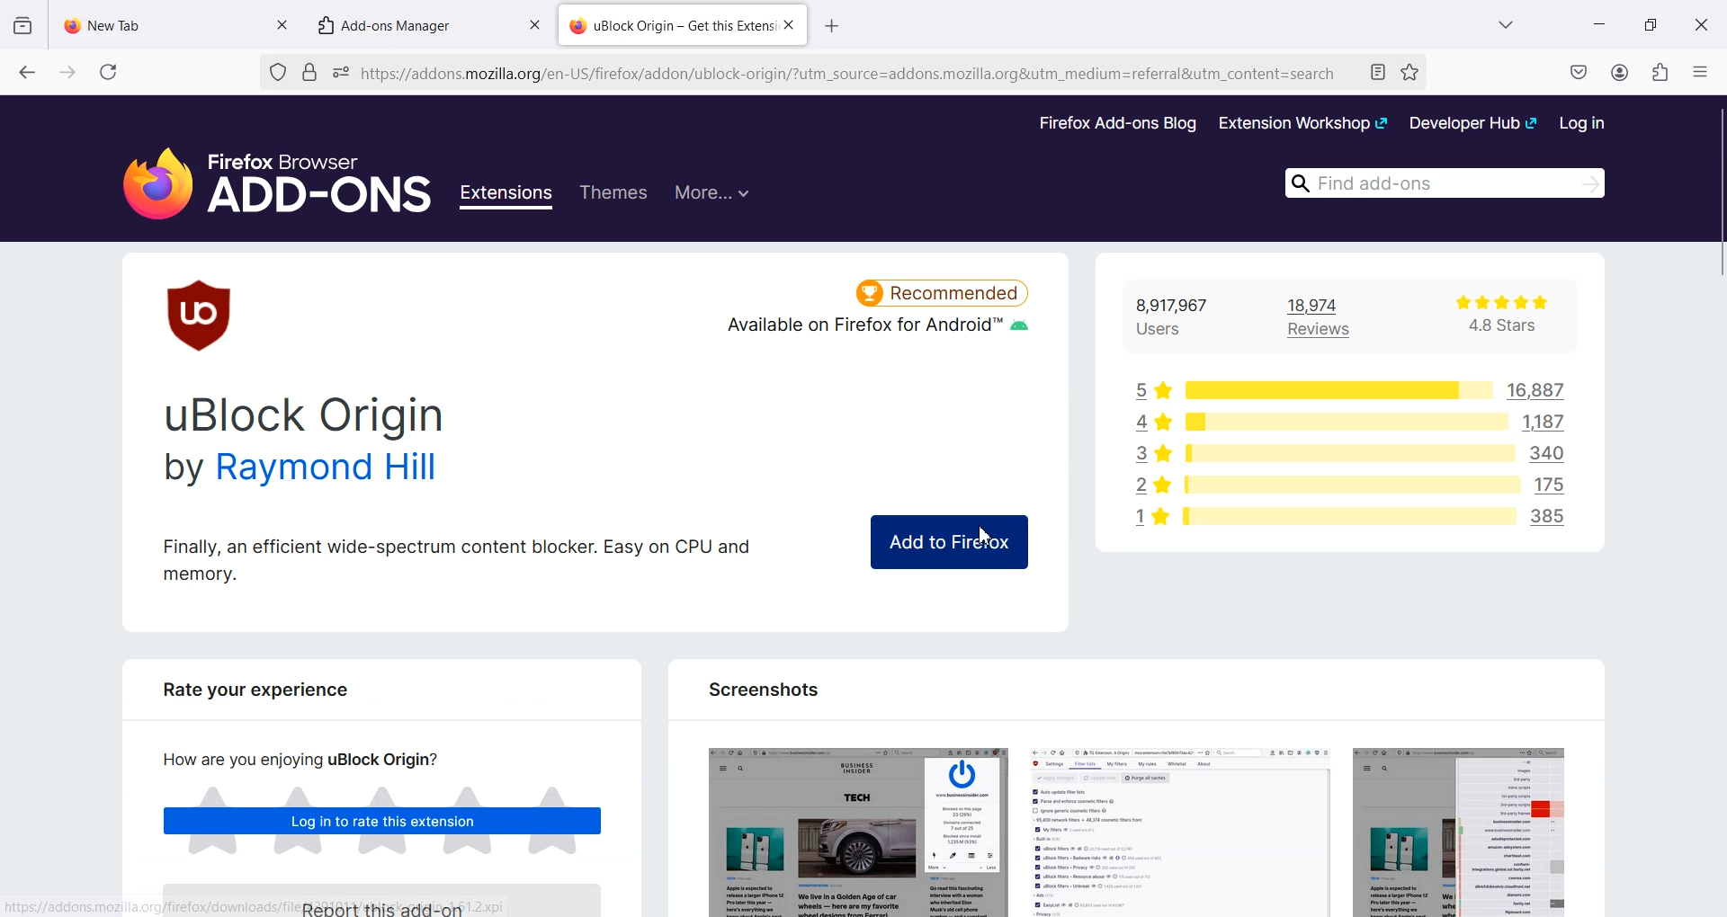 The height and width of the screenshot is (917, 1727). What do you see at coordinates (1504, 24) in the screenshot?
I see `List all Tab` at bounding box center [1504, 24].